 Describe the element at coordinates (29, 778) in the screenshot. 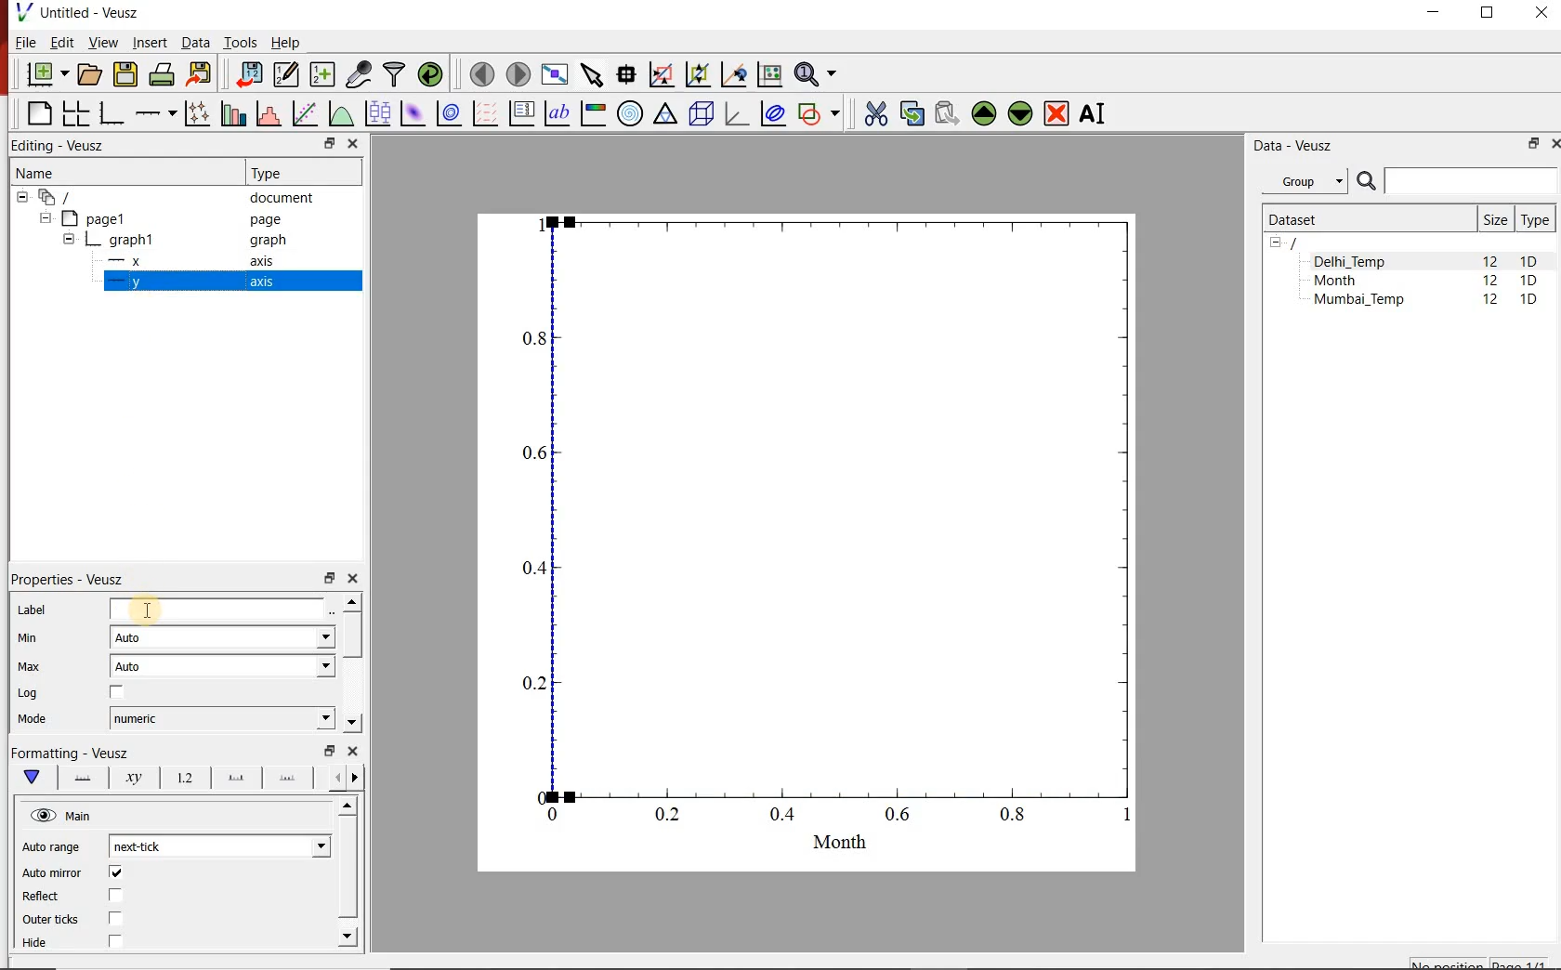

I see `Main formatting` at that location.